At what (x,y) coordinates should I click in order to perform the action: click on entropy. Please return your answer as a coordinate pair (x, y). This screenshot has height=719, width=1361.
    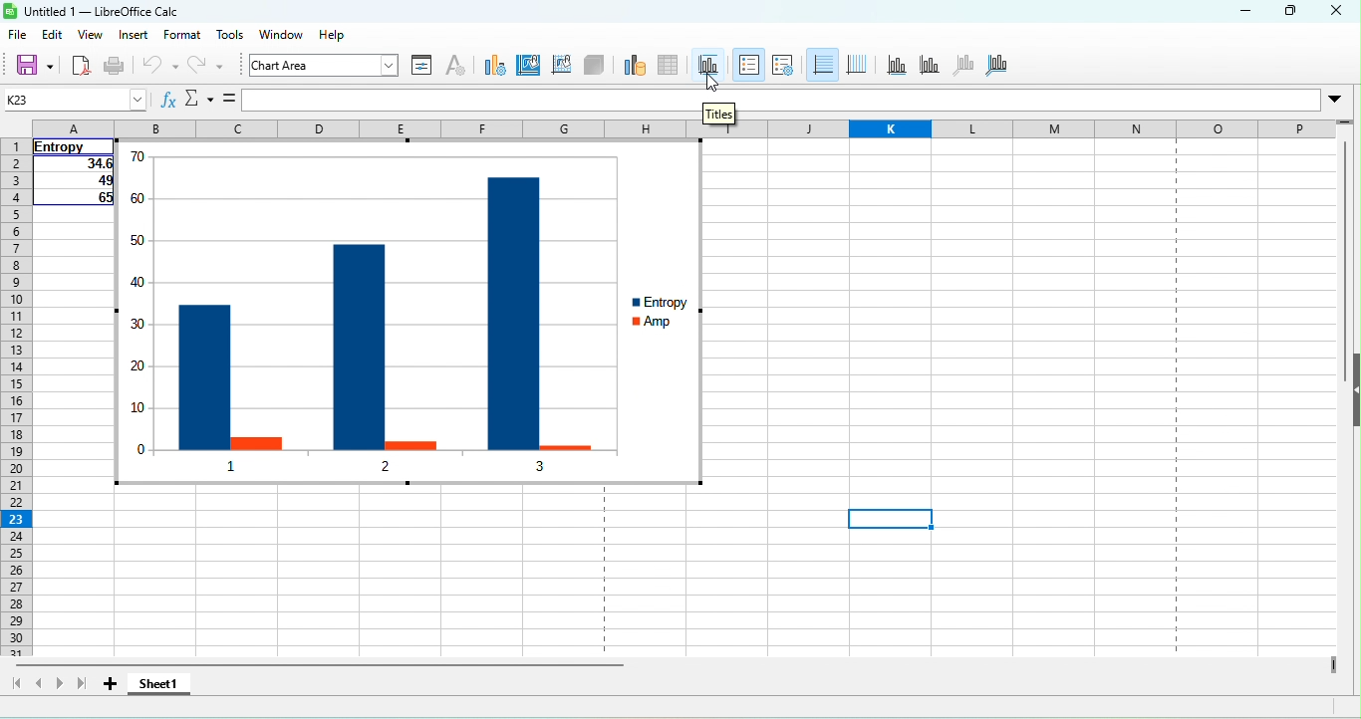
    Looking at the image, I should click on (669, 300).